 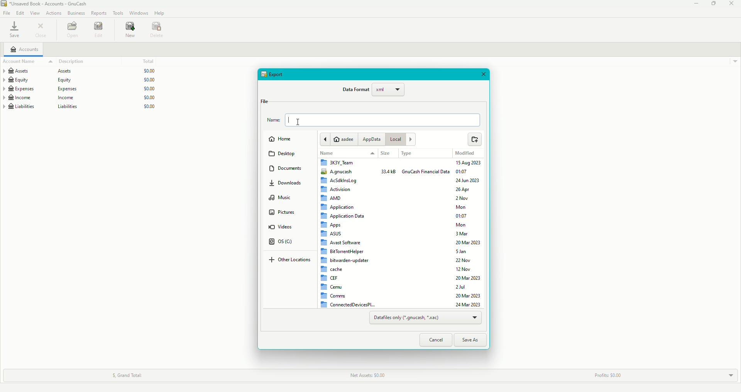 I want to click on Save, so click(x=15, y=30).